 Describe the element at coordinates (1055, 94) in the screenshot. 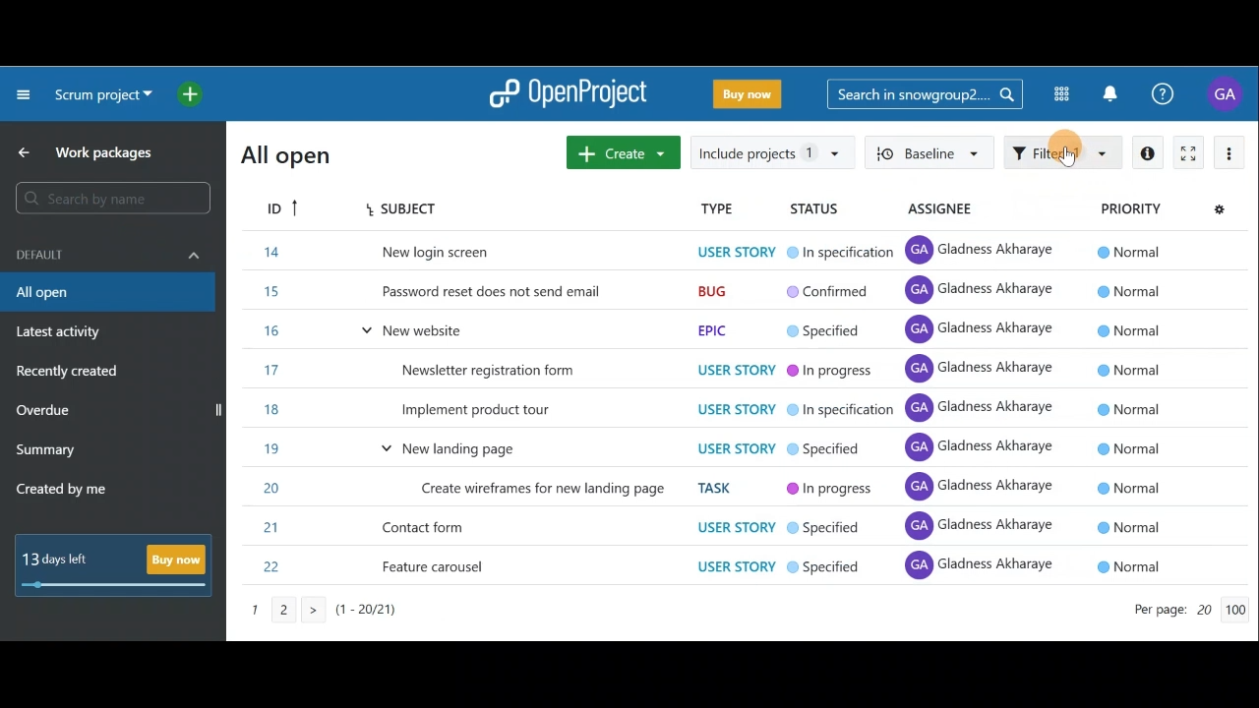

I see `Modules` at that location.